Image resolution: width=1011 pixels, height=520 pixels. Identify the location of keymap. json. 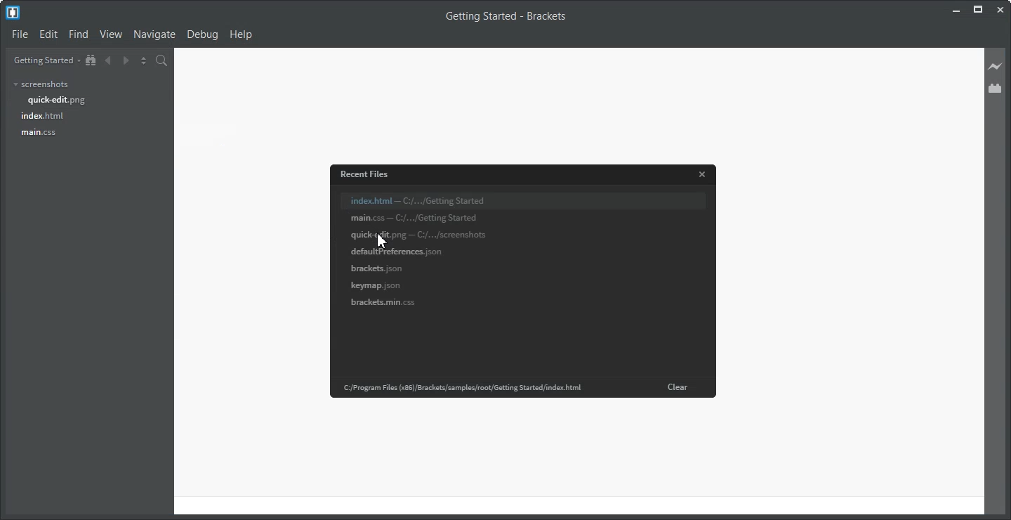
(376, 286).